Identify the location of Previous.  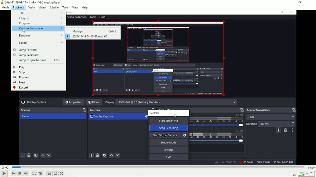
(14, 173).